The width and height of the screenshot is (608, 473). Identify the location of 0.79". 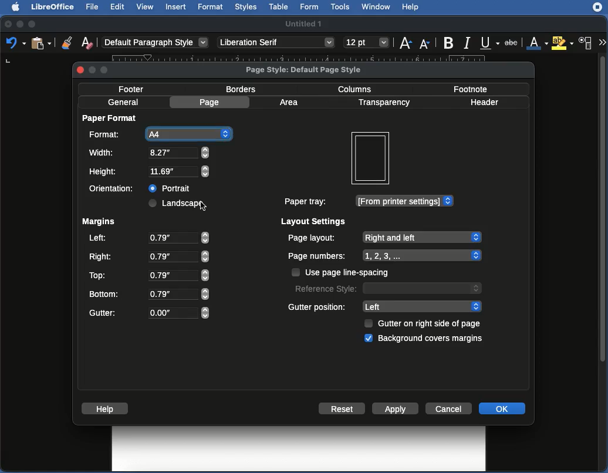
(179, 276).